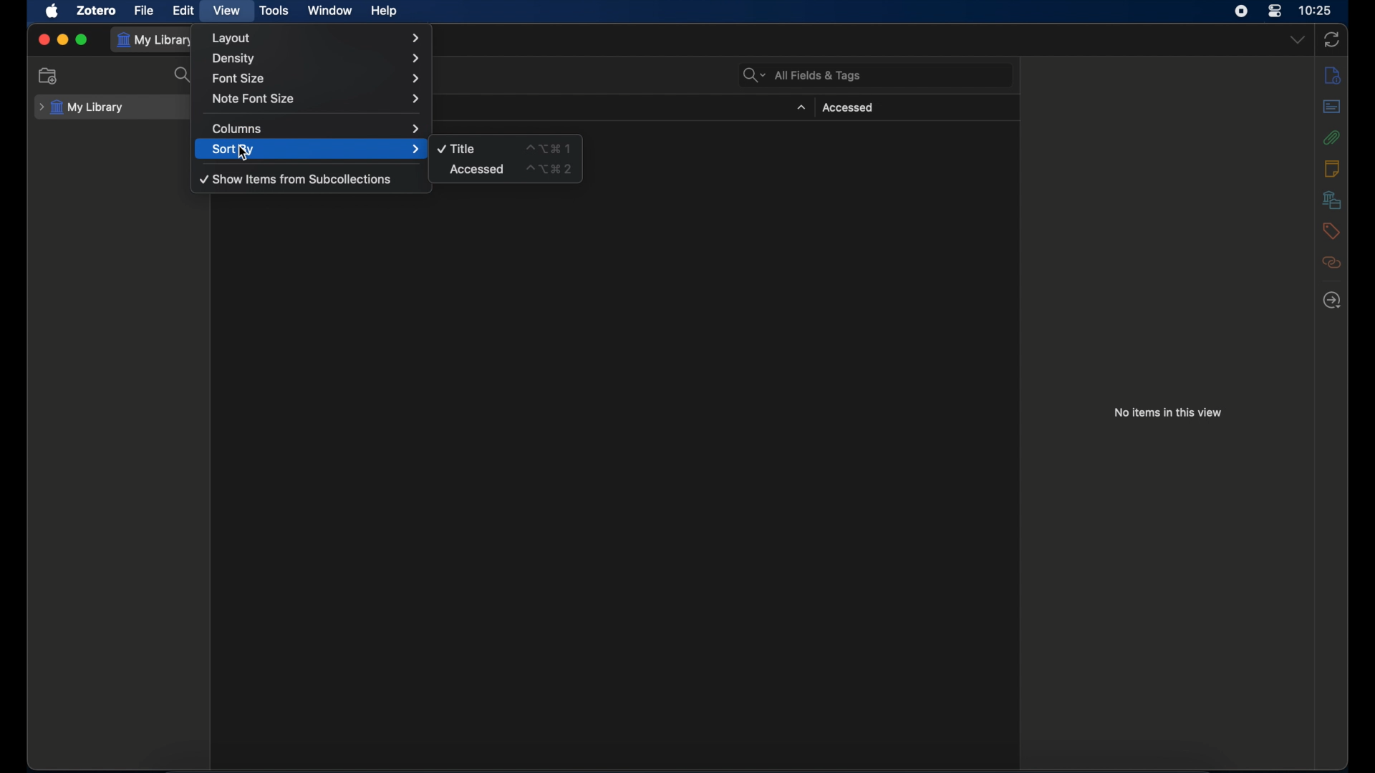  I want to click on layout, so click(315, 38).